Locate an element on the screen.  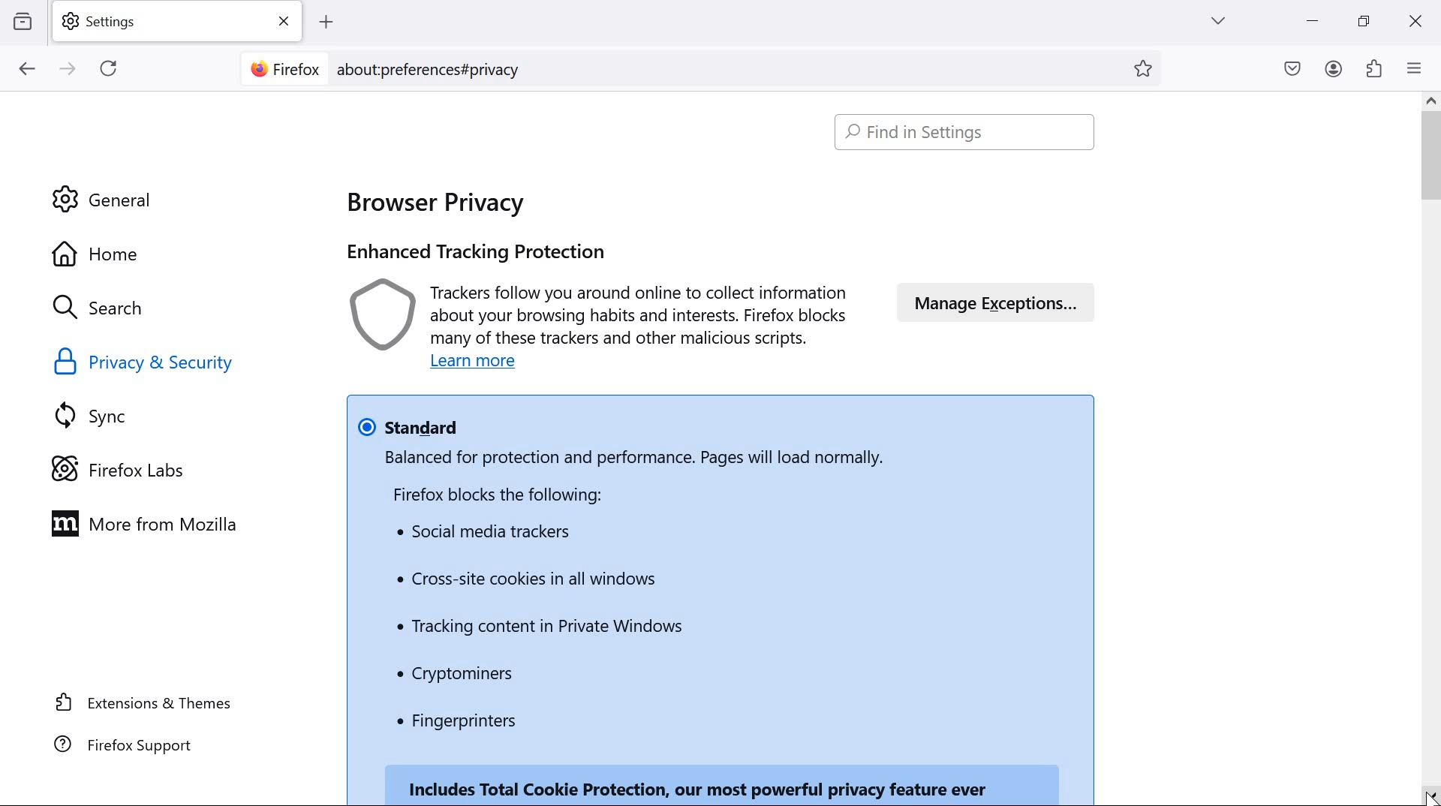
General is located at coordinates (107, 199).